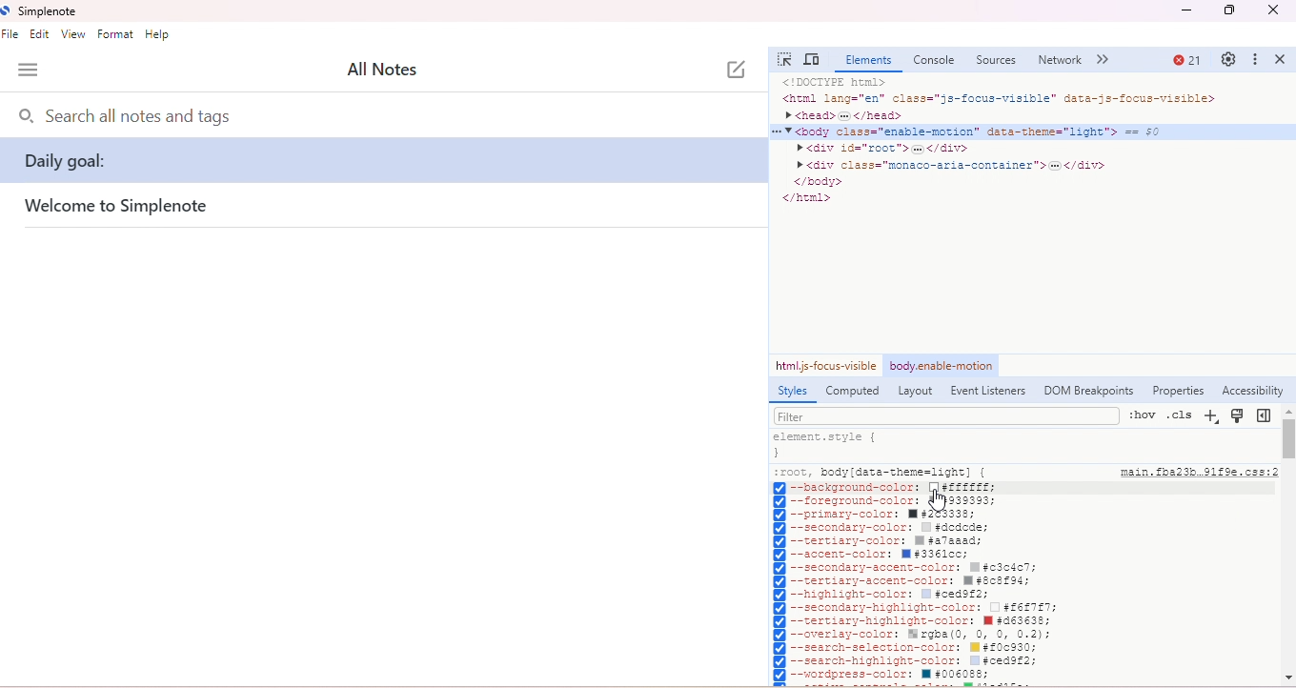  Describe the element at coordinates (998, 61) in the screenshot. I see `sources` at that location.